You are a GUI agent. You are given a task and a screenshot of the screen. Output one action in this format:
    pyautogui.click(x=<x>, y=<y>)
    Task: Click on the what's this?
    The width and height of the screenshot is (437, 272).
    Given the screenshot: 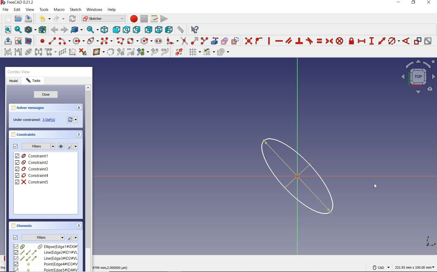 What is the action you would take?
    pyautogui.click(x=194, y=29)
    